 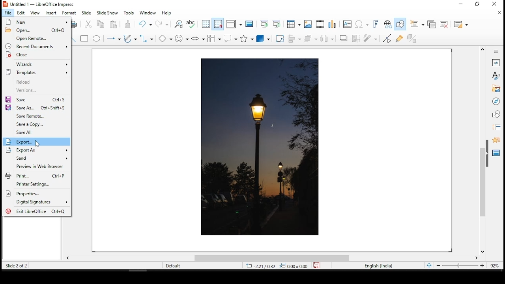 What do you see at coordinates (37, 203) in the screenshot?
I see `digital signatures` at bounding box center [37, 203].